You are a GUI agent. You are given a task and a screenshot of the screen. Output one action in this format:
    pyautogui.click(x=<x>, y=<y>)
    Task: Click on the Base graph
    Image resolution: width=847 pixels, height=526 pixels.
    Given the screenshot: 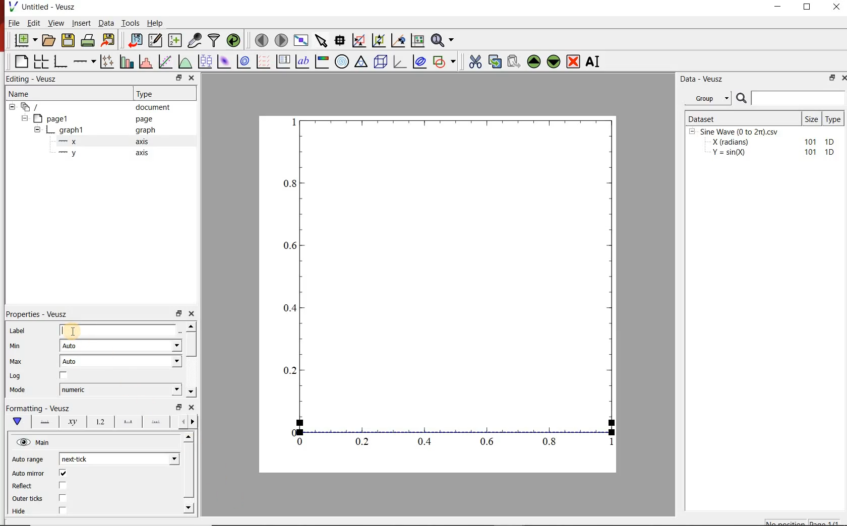 What is the action you would take?
    pyautogui.click(x=61, y=61)
    